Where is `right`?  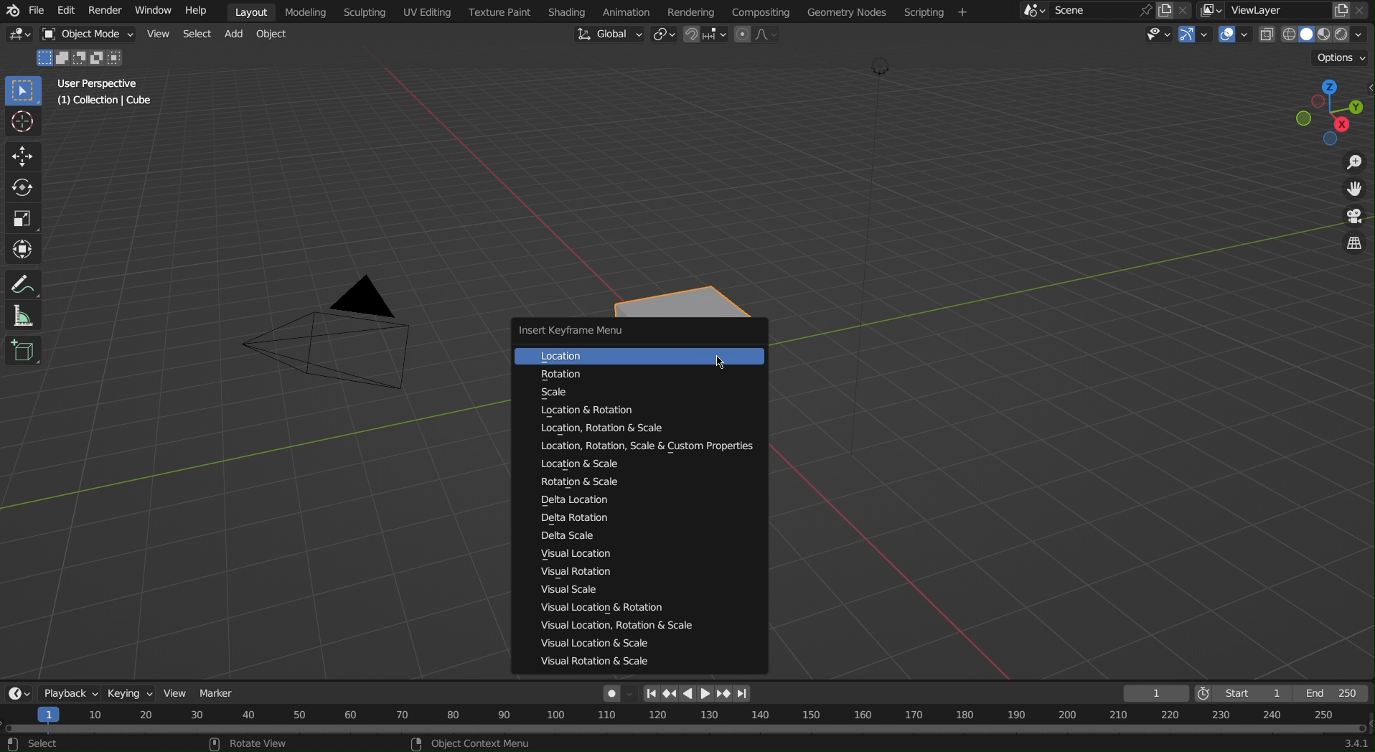 right is located at coordinates (707, 694).